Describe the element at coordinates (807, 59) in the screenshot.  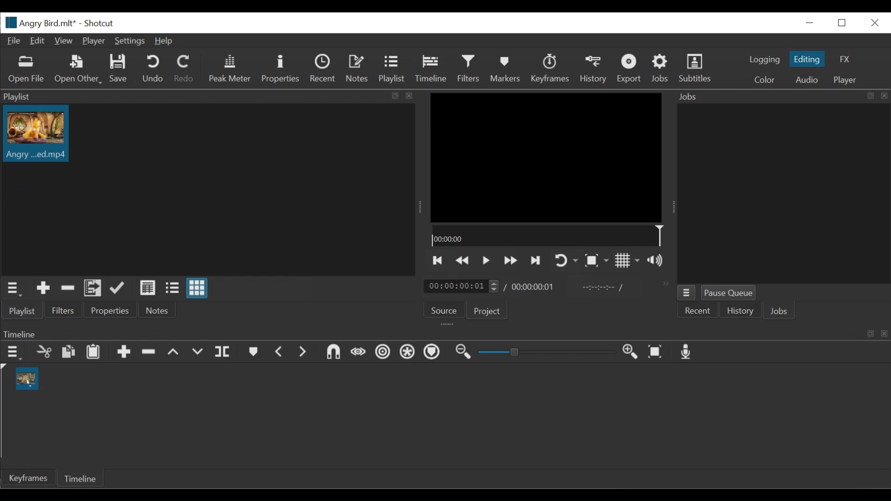
I see `Editing` at that location.